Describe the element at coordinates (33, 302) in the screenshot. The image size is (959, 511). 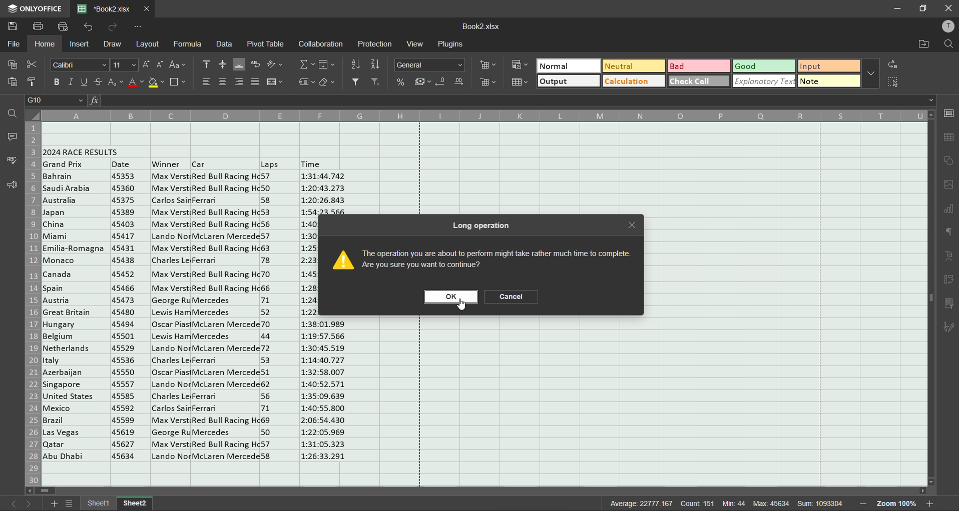
I see `row numbers` at that location.